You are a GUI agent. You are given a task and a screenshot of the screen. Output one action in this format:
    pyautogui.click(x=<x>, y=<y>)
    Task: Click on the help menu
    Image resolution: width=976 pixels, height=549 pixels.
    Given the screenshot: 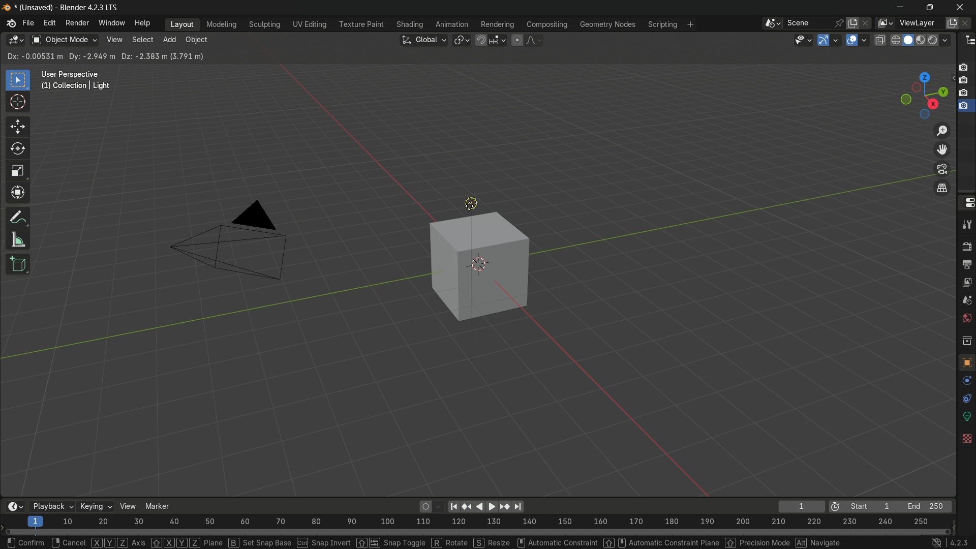 What is the action you would take?
    pyautogui.click(x=142, y=22)
    